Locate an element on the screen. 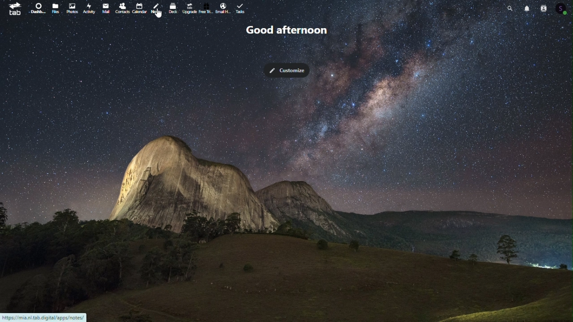 The image size is (573, 322). cursor is located at coordinates (160, 15).